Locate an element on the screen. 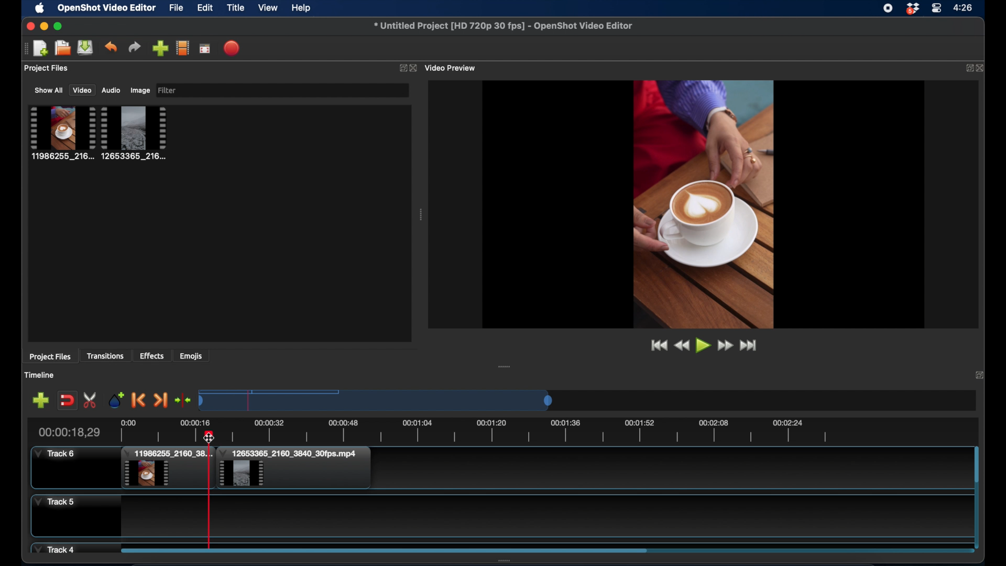  project file is located at coordinates (61, 133).